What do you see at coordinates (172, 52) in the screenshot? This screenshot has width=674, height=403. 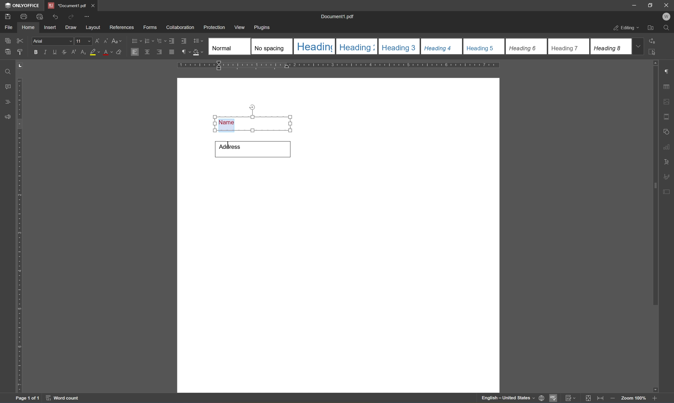 I see `justified` at bounding box center [172, 52].